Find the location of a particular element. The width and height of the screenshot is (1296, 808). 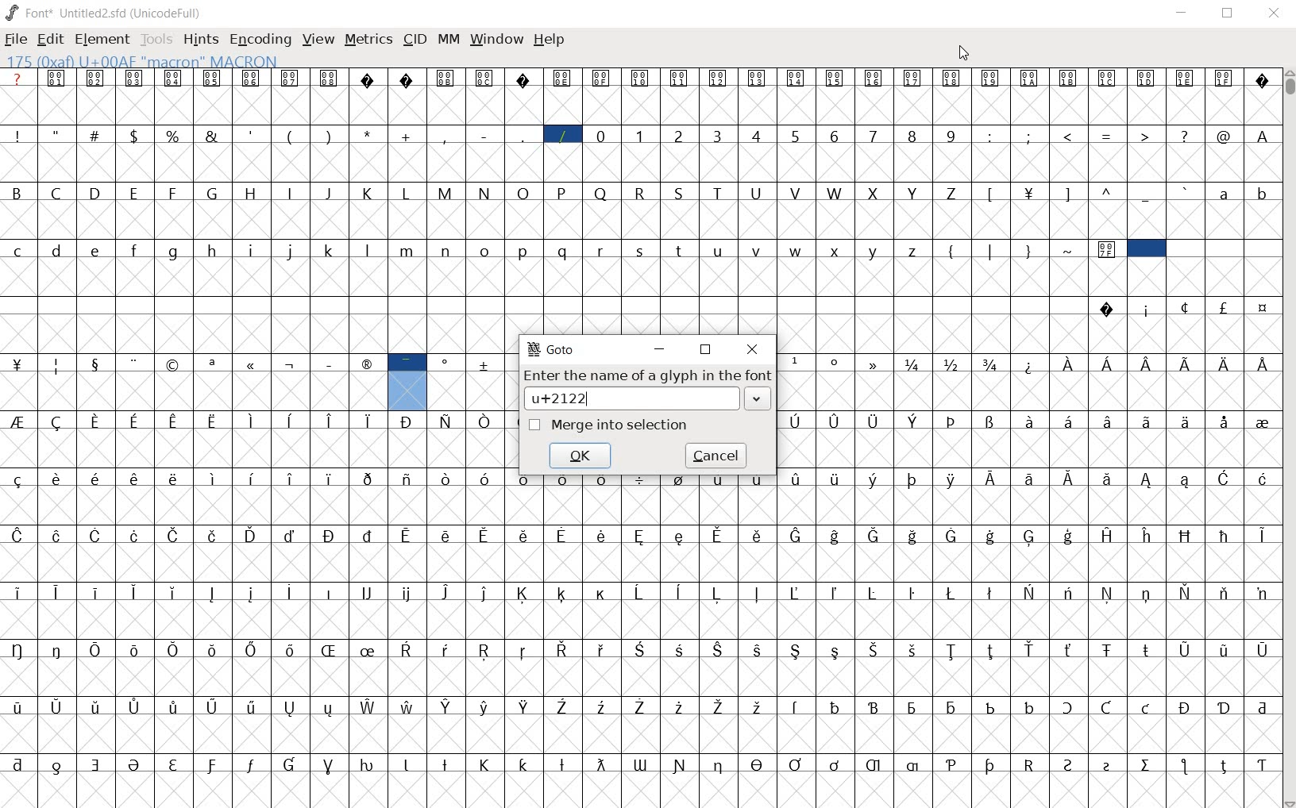

MINIMIZE is located at coordinates (1182, 12).